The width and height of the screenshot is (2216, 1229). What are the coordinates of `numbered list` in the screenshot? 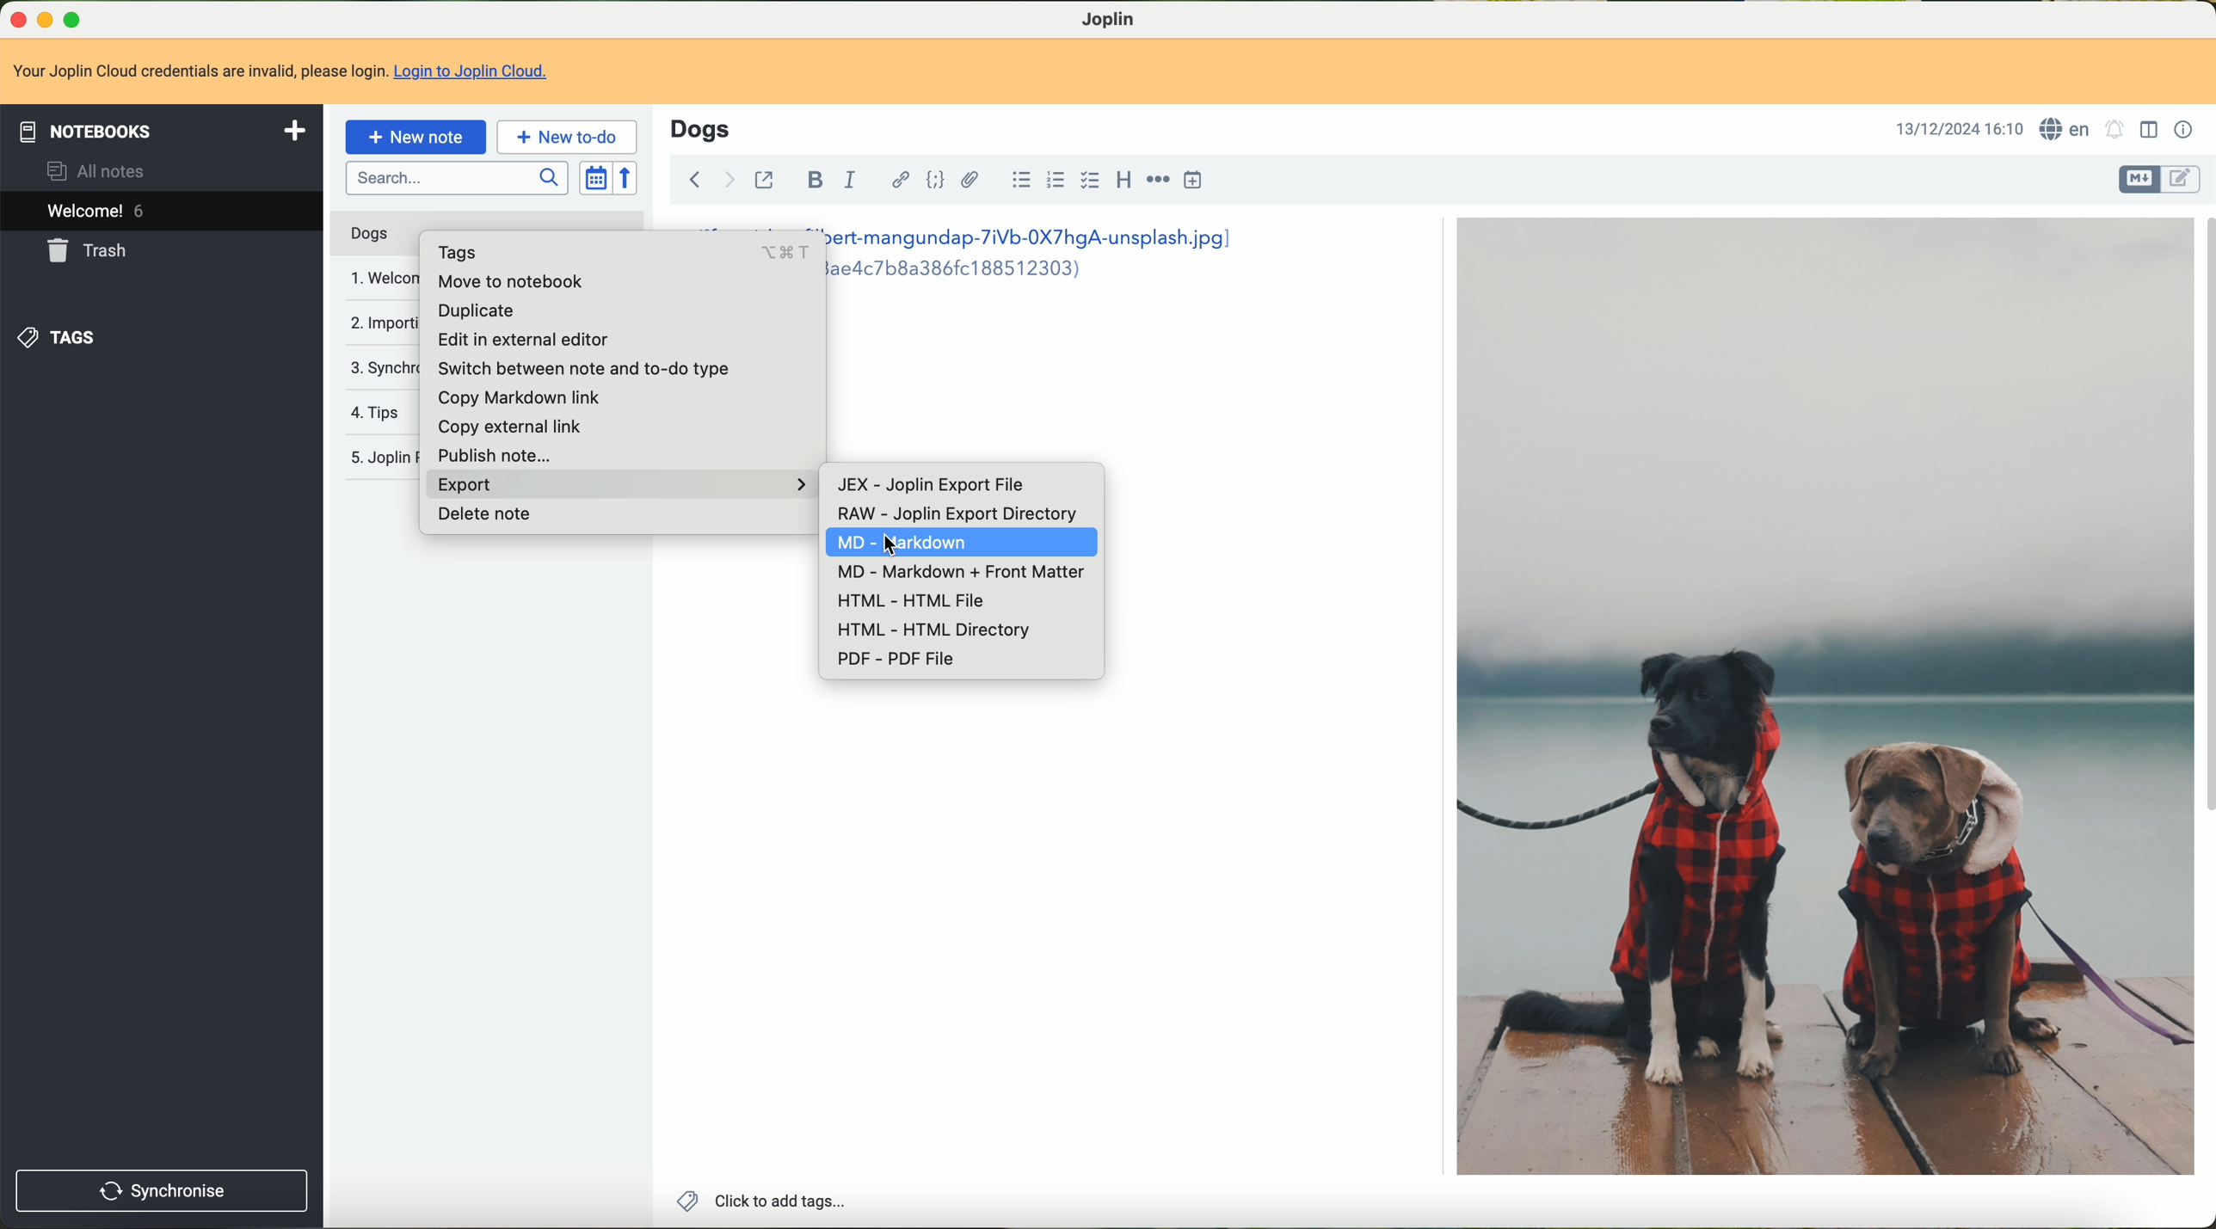 It's located at (1056, 181).